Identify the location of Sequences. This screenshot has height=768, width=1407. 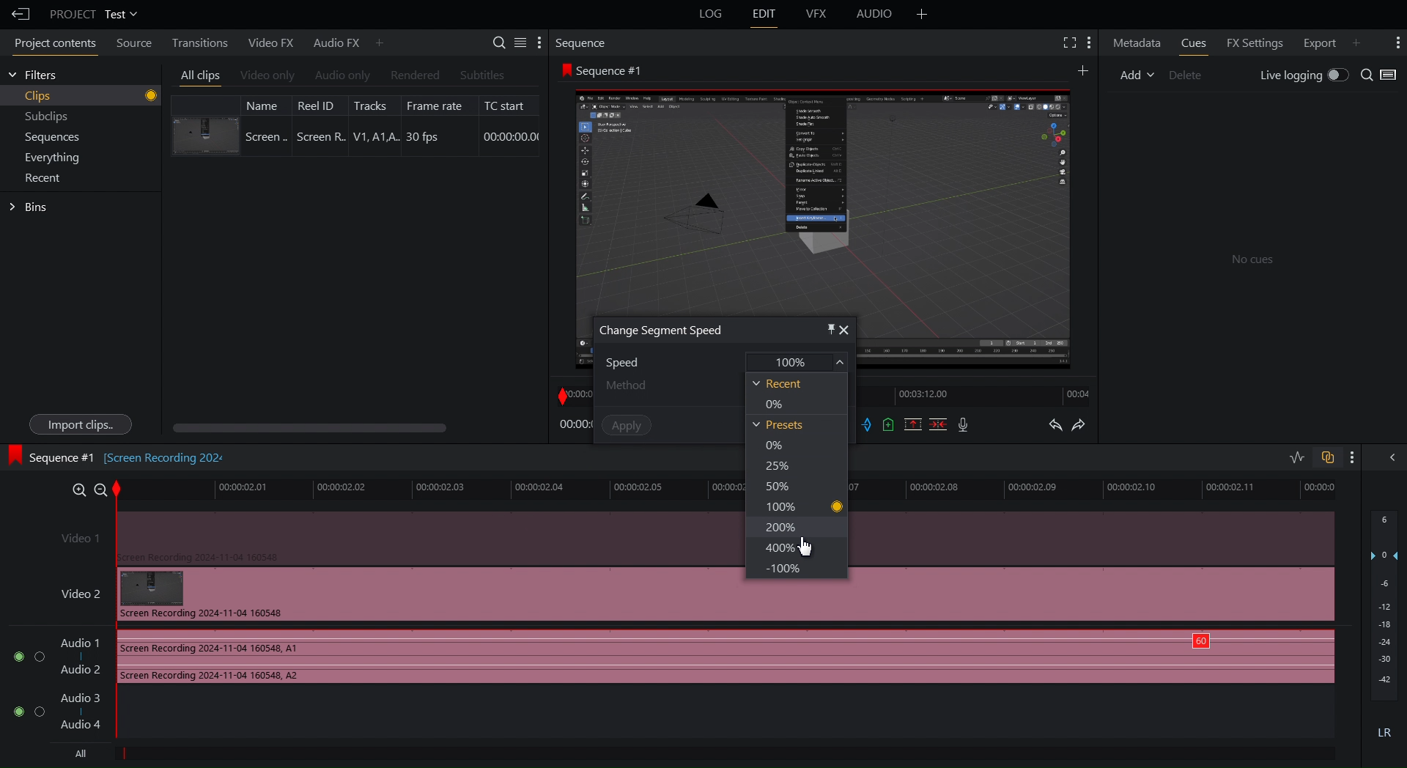
(53, 138).